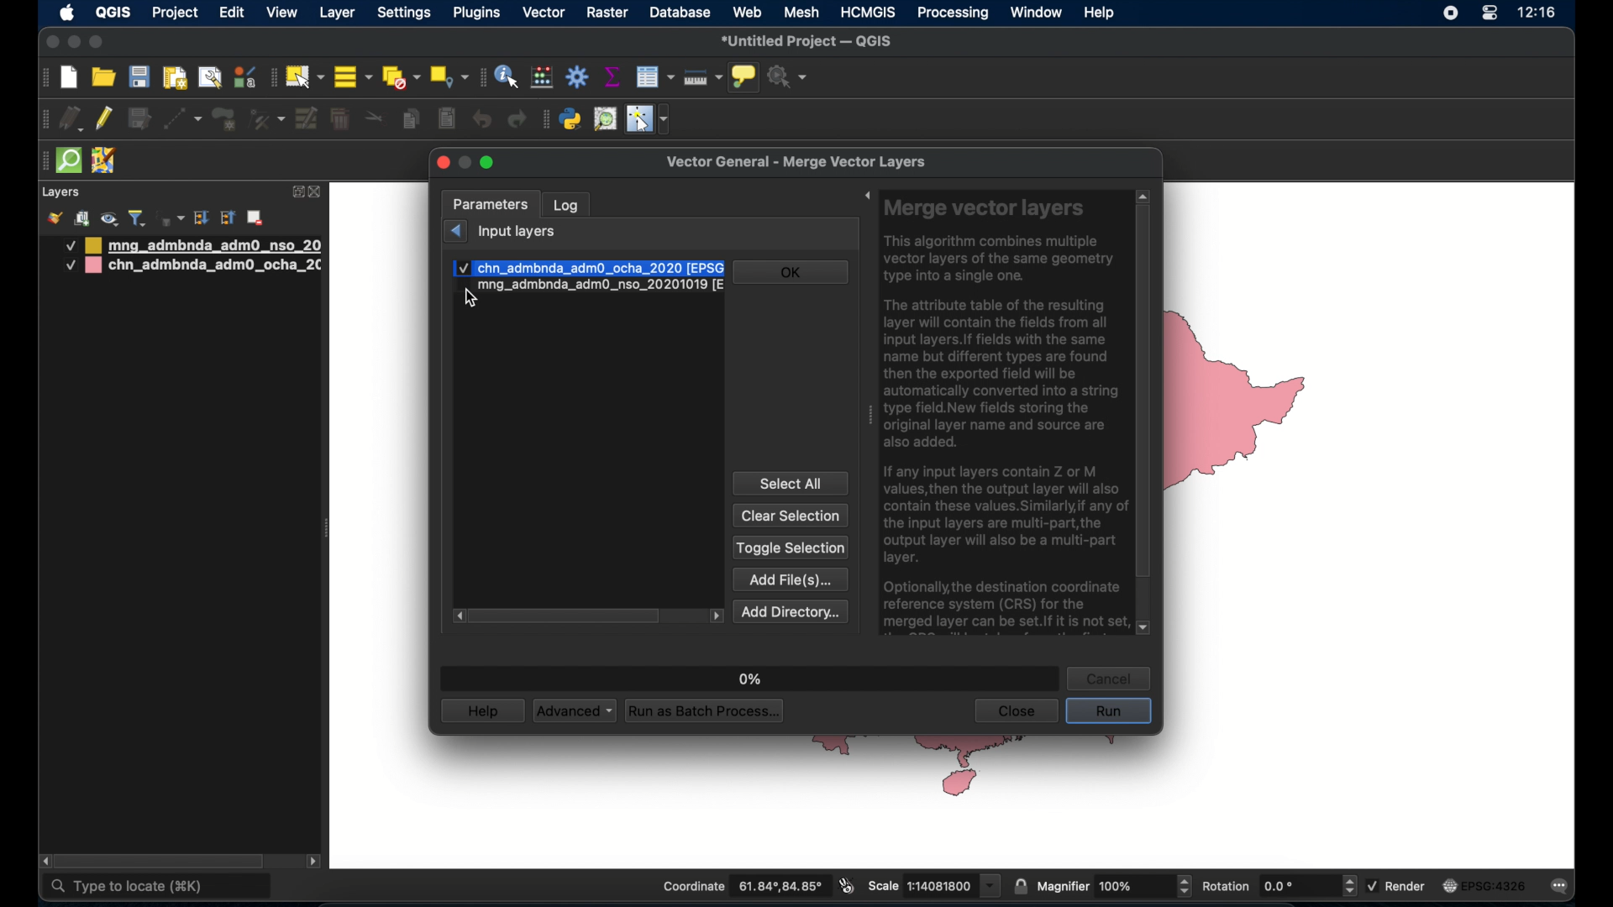 This screenshot has height=907, width=1613. I want to click on help, so click(483, 710).